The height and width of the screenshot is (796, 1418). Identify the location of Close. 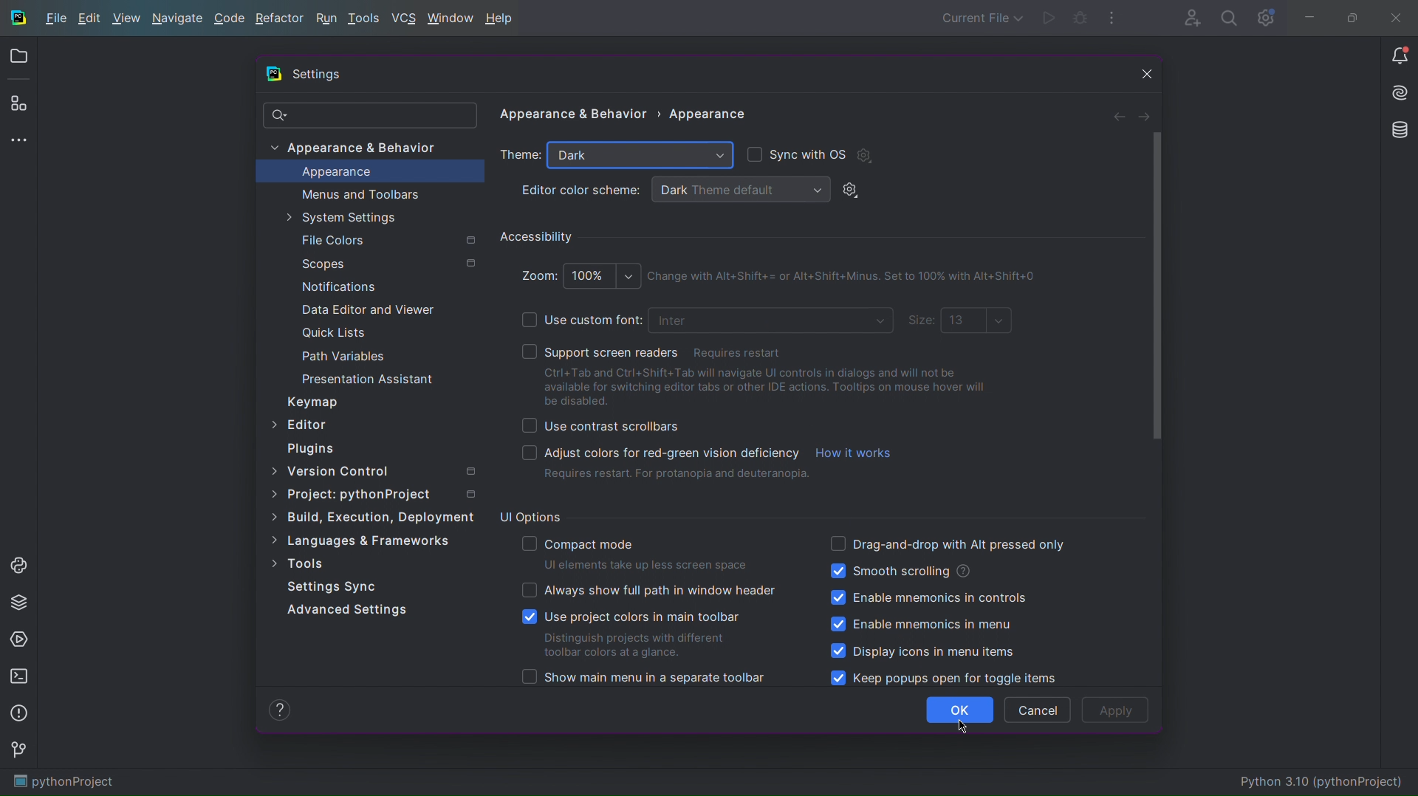
(1140, 73).